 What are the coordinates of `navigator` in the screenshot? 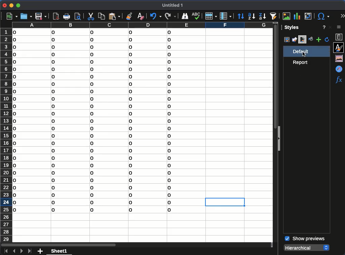 It's located at (339, 69).